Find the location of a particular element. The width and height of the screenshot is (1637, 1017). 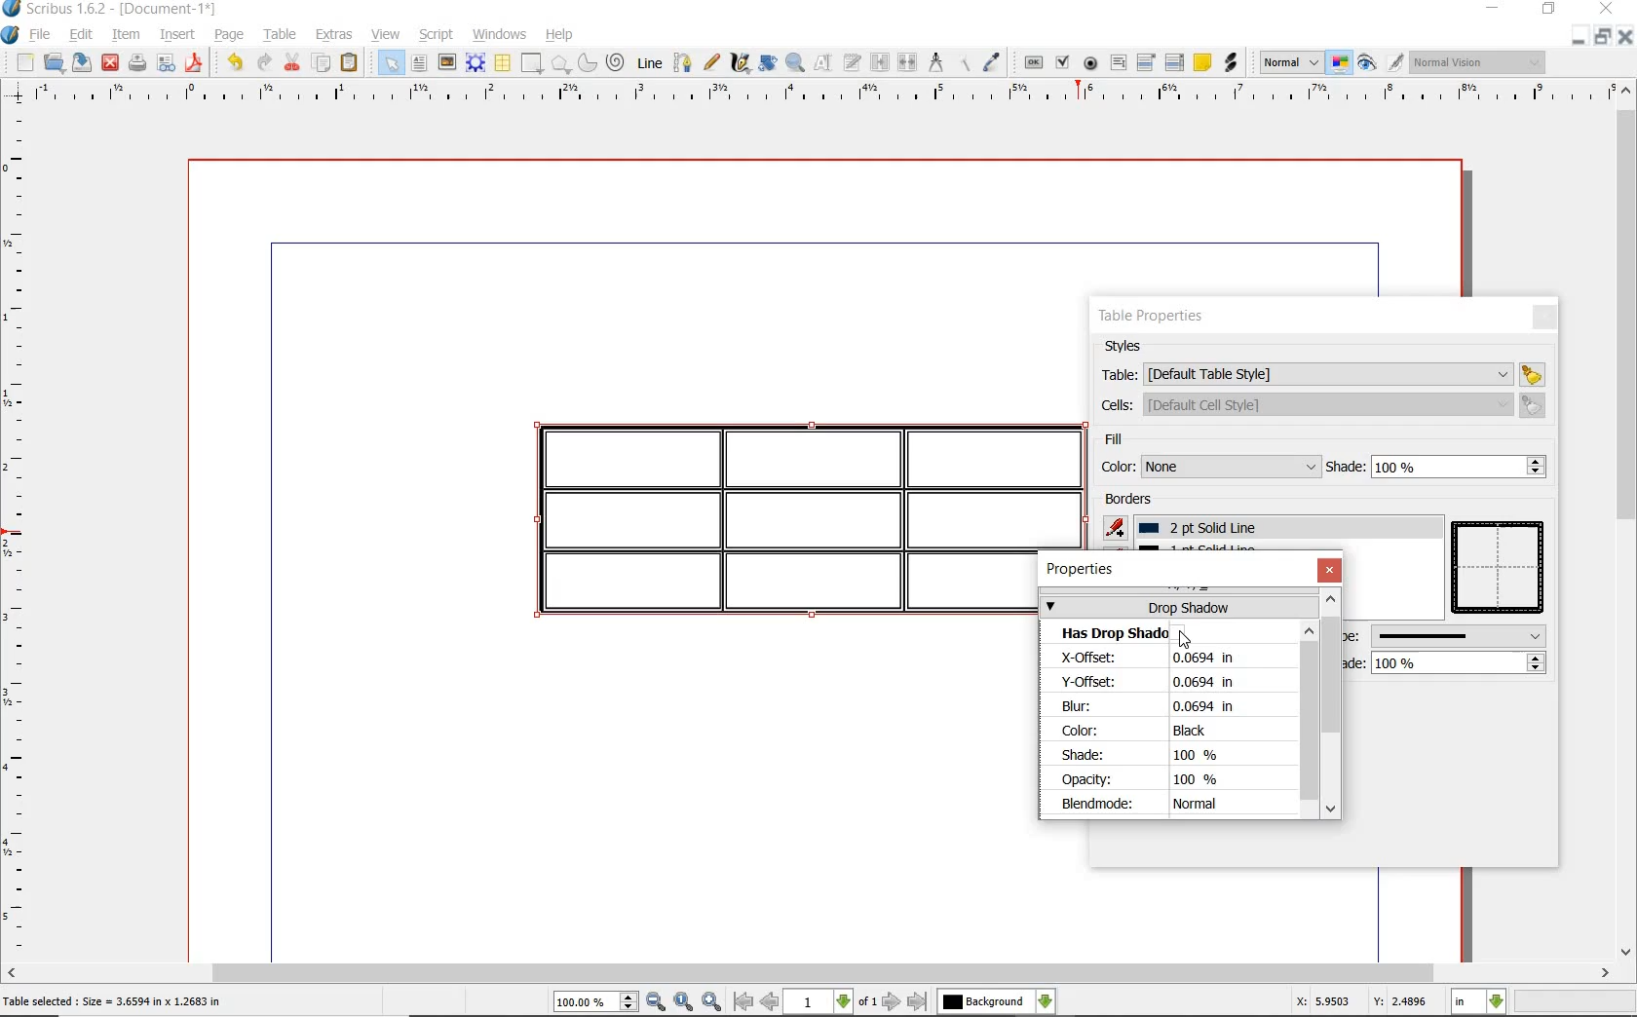

cells is located at coordinates (1319, 404).